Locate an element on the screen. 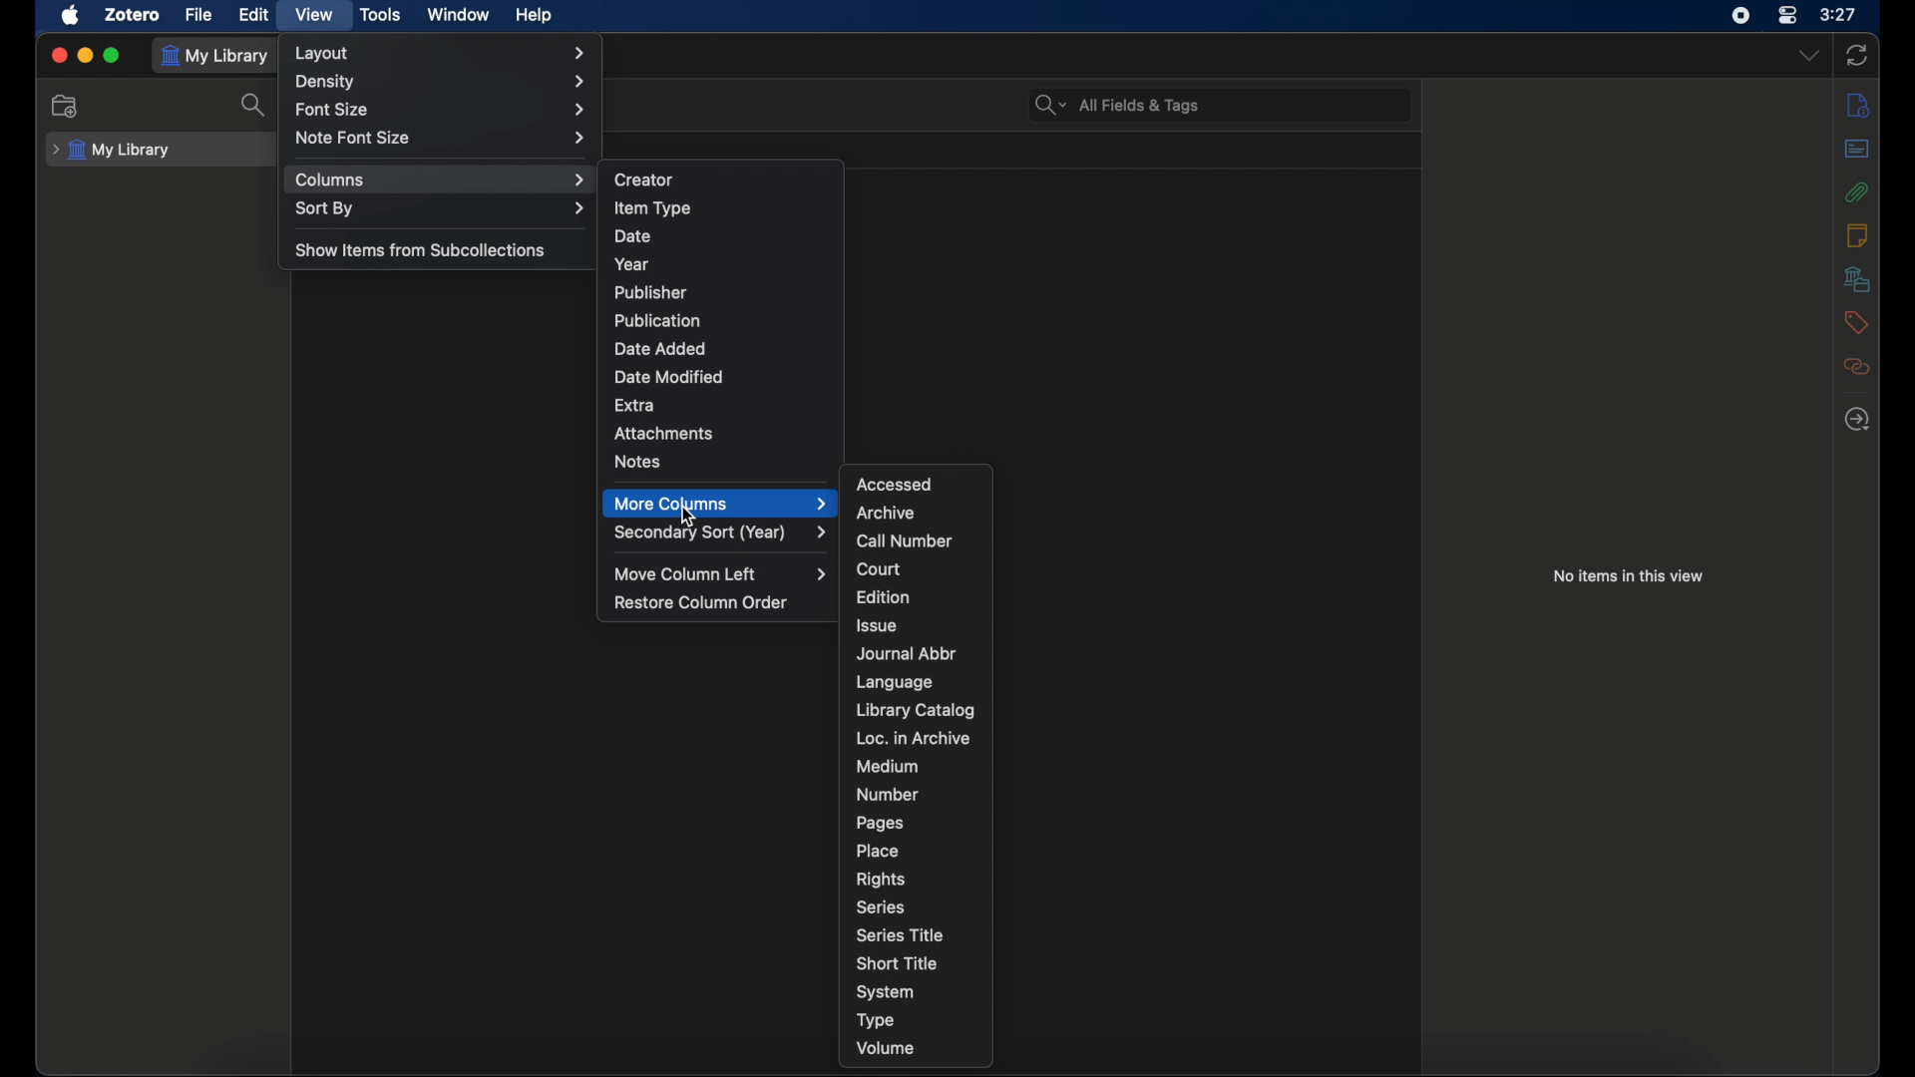  langauge is located at coordinates (893, 682).